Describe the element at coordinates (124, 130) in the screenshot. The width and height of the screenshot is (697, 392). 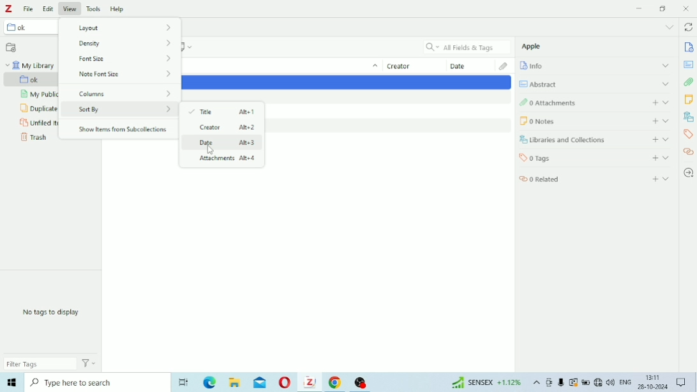
I see `‘Show items from Subcollections.` at that location.